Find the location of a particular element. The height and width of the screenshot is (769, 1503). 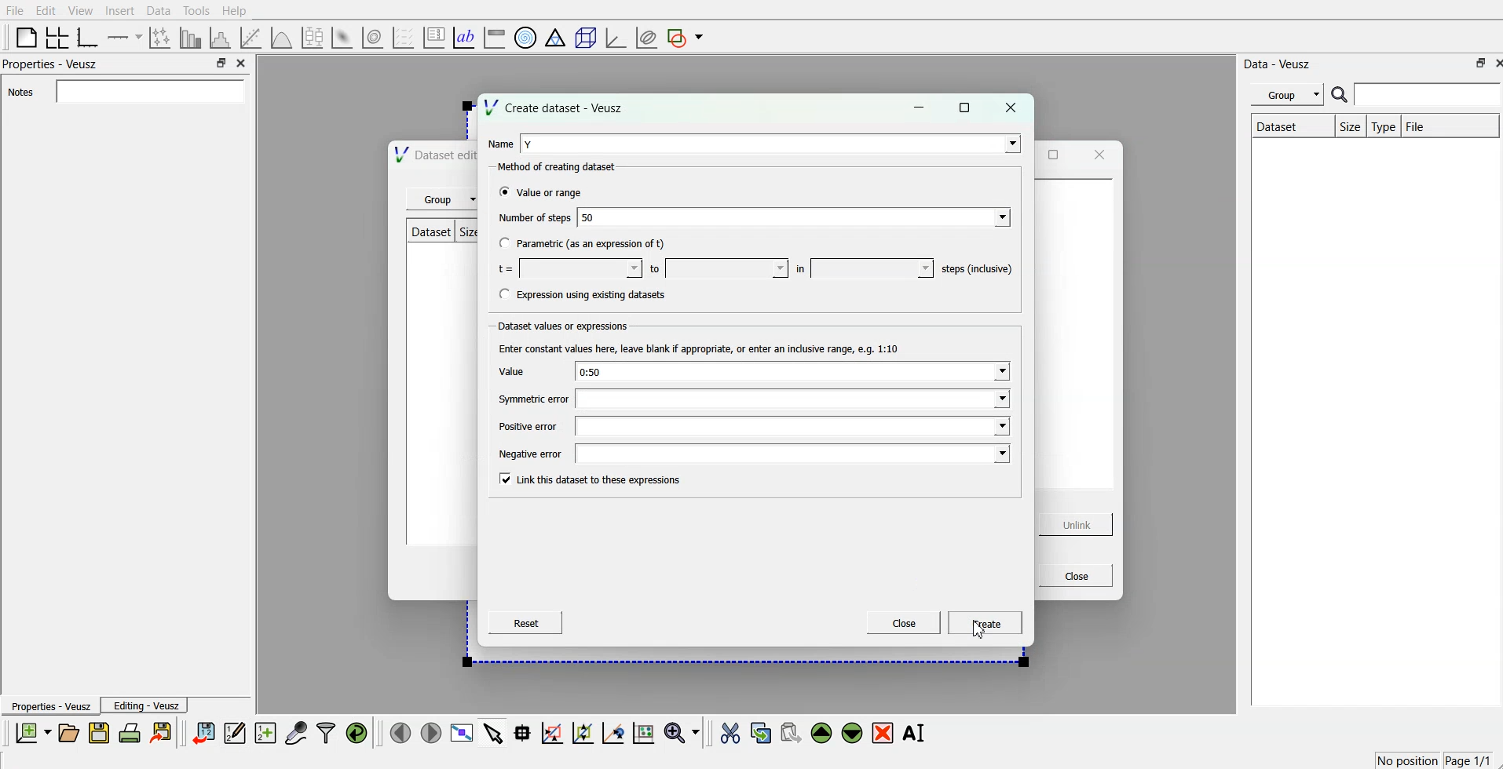

‘steps (inclusive) is located at coordinates (977, 268).